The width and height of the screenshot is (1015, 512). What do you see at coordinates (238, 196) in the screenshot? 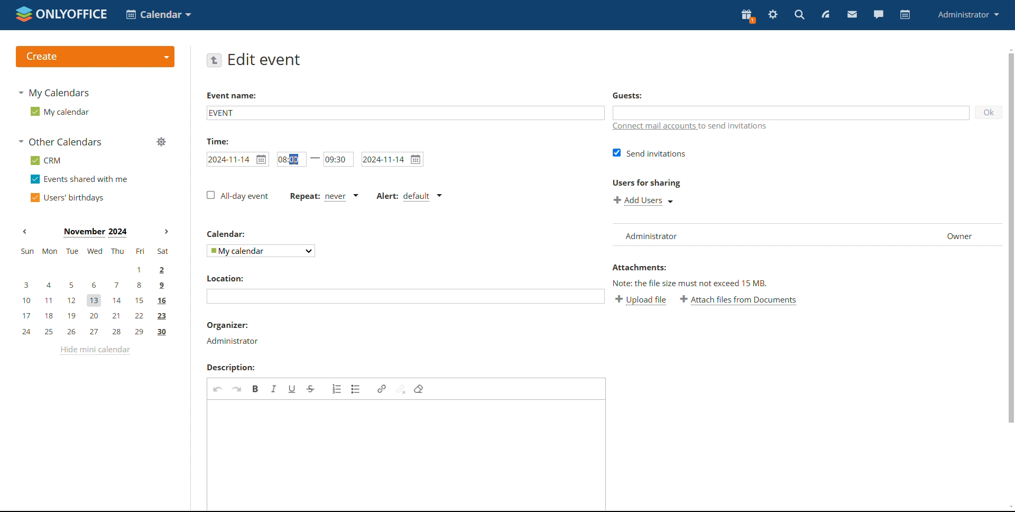
I see `all-day event checkbox` at bounding box center [238, 196].